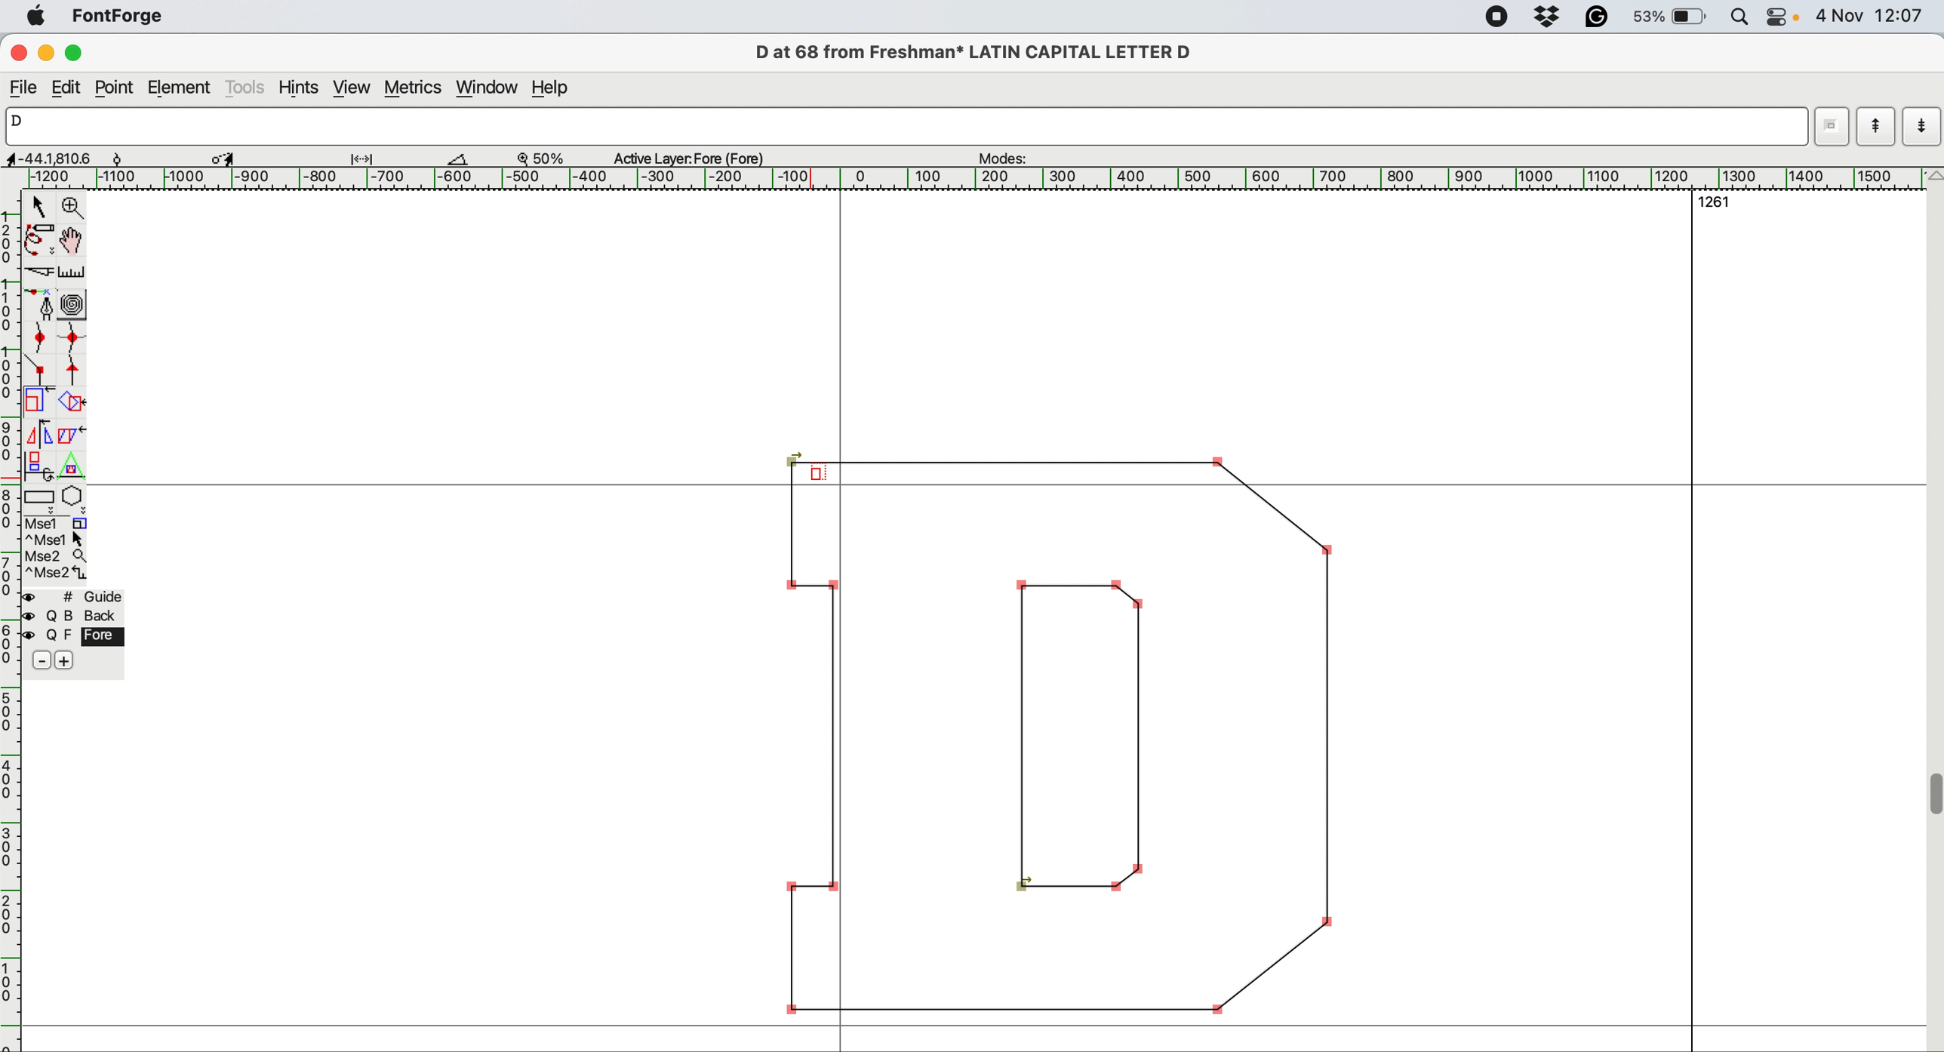 The height and width of the screenshot is (1052, 1944). I want to click on cut splines in two, so click(37, 268).